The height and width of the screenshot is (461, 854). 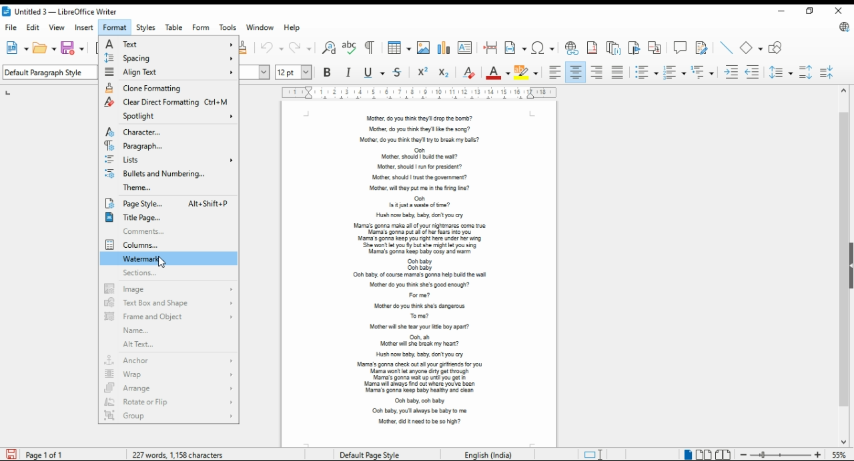 What do you see at coordinates (647, 73) in the screenshot?
I see `toggle unordered list` at bounding box center [647, 73].